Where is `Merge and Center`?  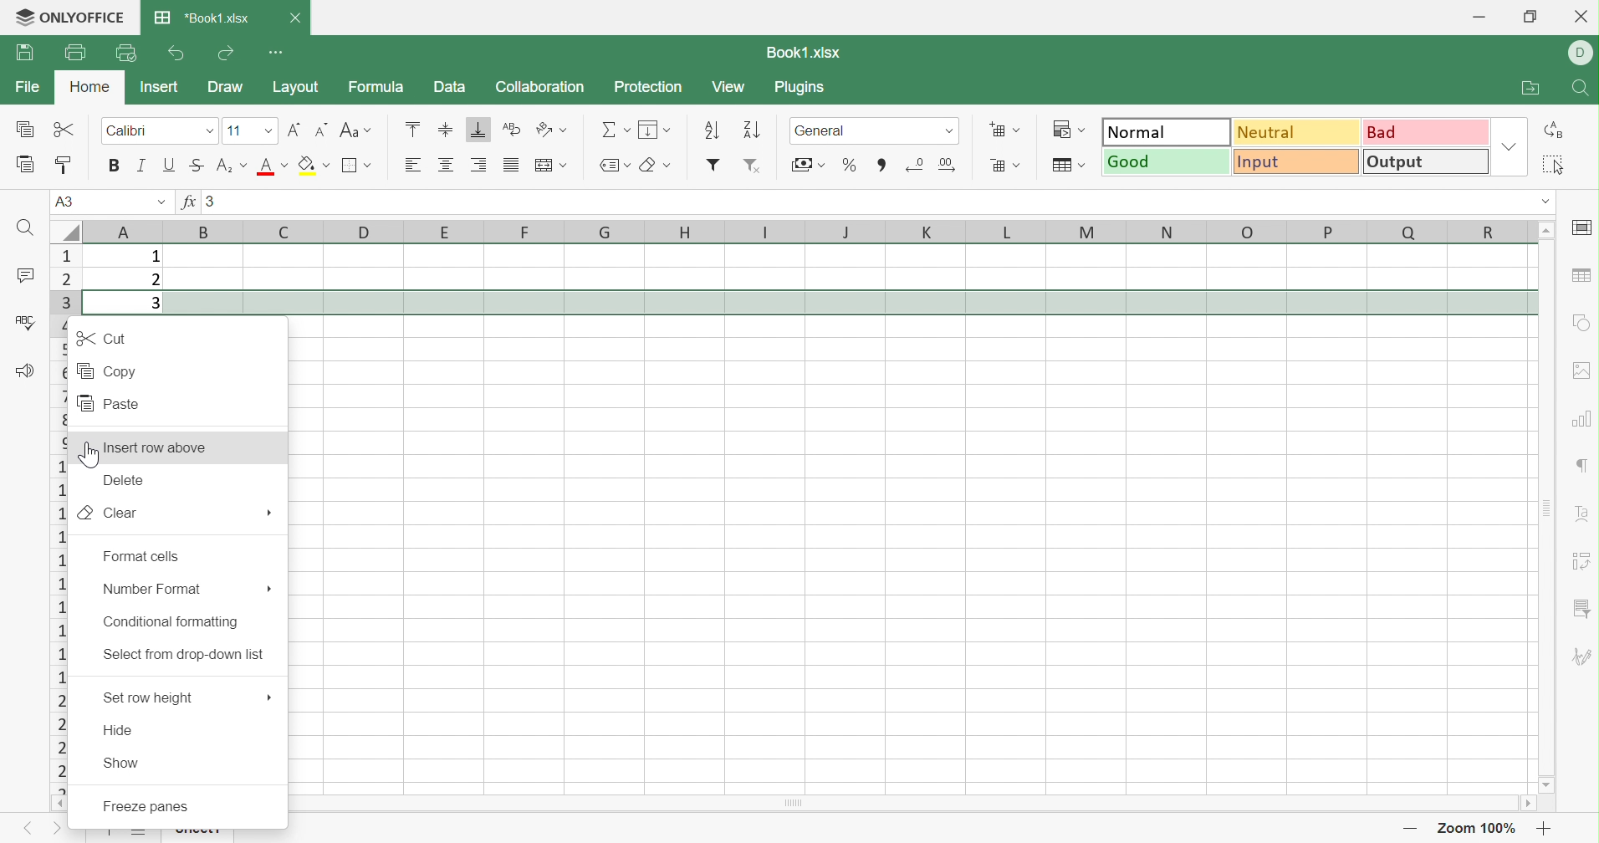
Merge and Center is located at coordinates (543, 166).